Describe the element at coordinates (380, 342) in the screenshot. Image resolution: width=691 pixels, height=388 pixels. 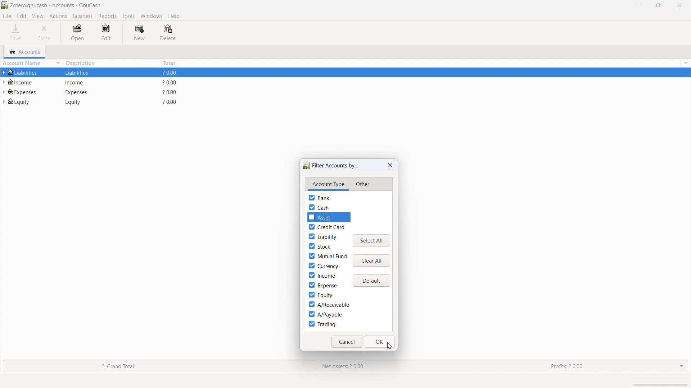
I see `ok` at that location.